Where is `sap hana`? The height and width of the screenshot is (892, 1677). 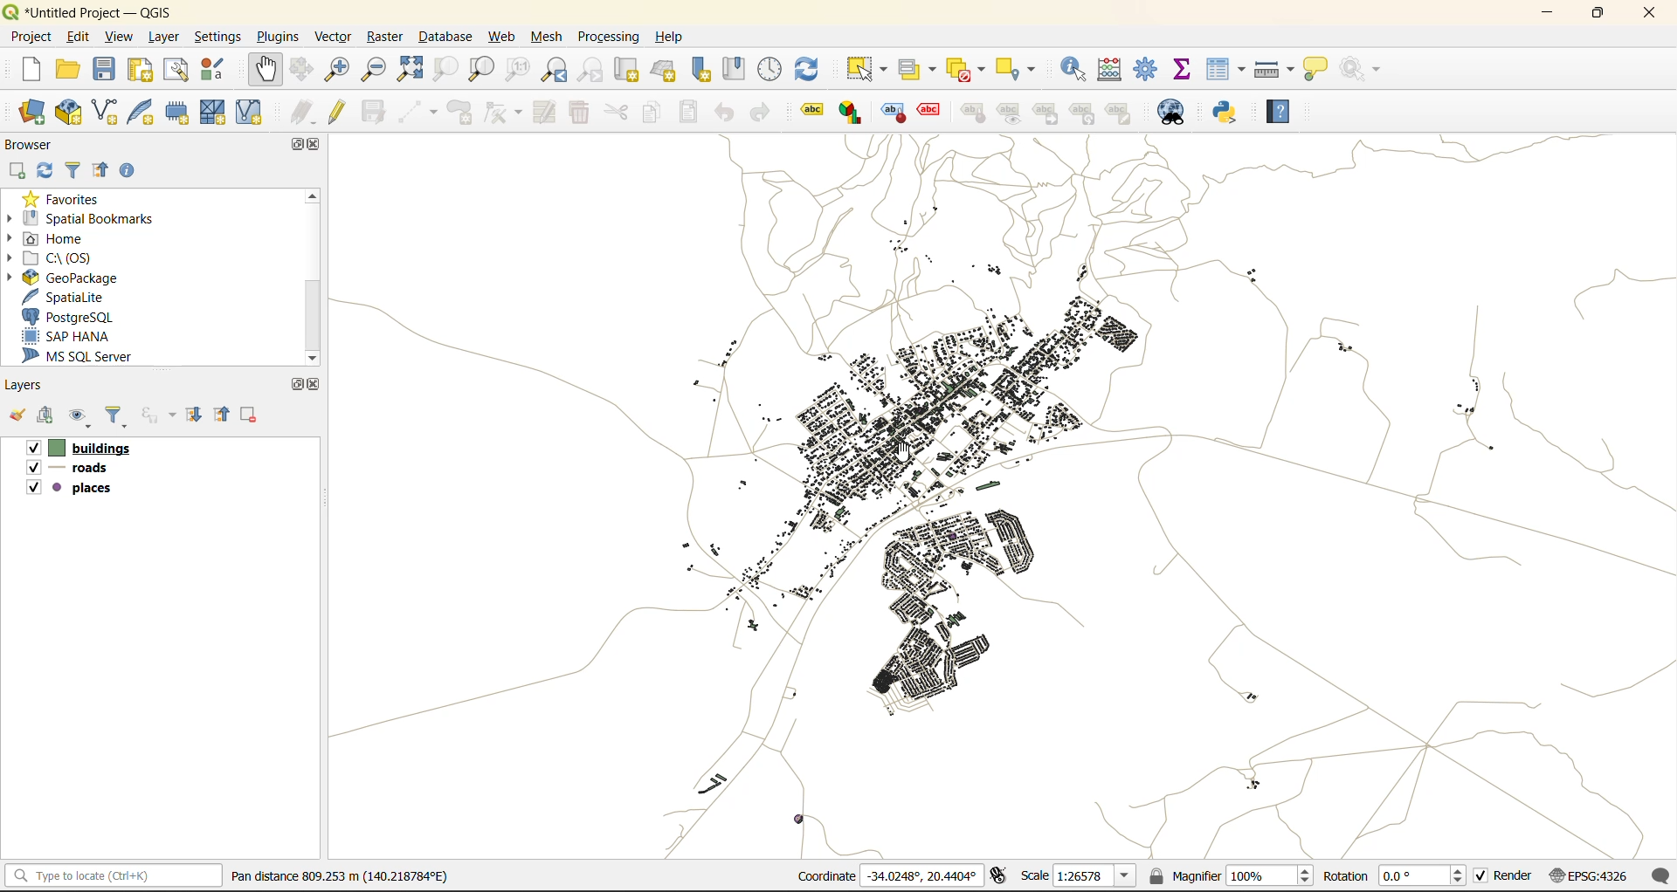
sap hana is located at coordinates (72, 337).